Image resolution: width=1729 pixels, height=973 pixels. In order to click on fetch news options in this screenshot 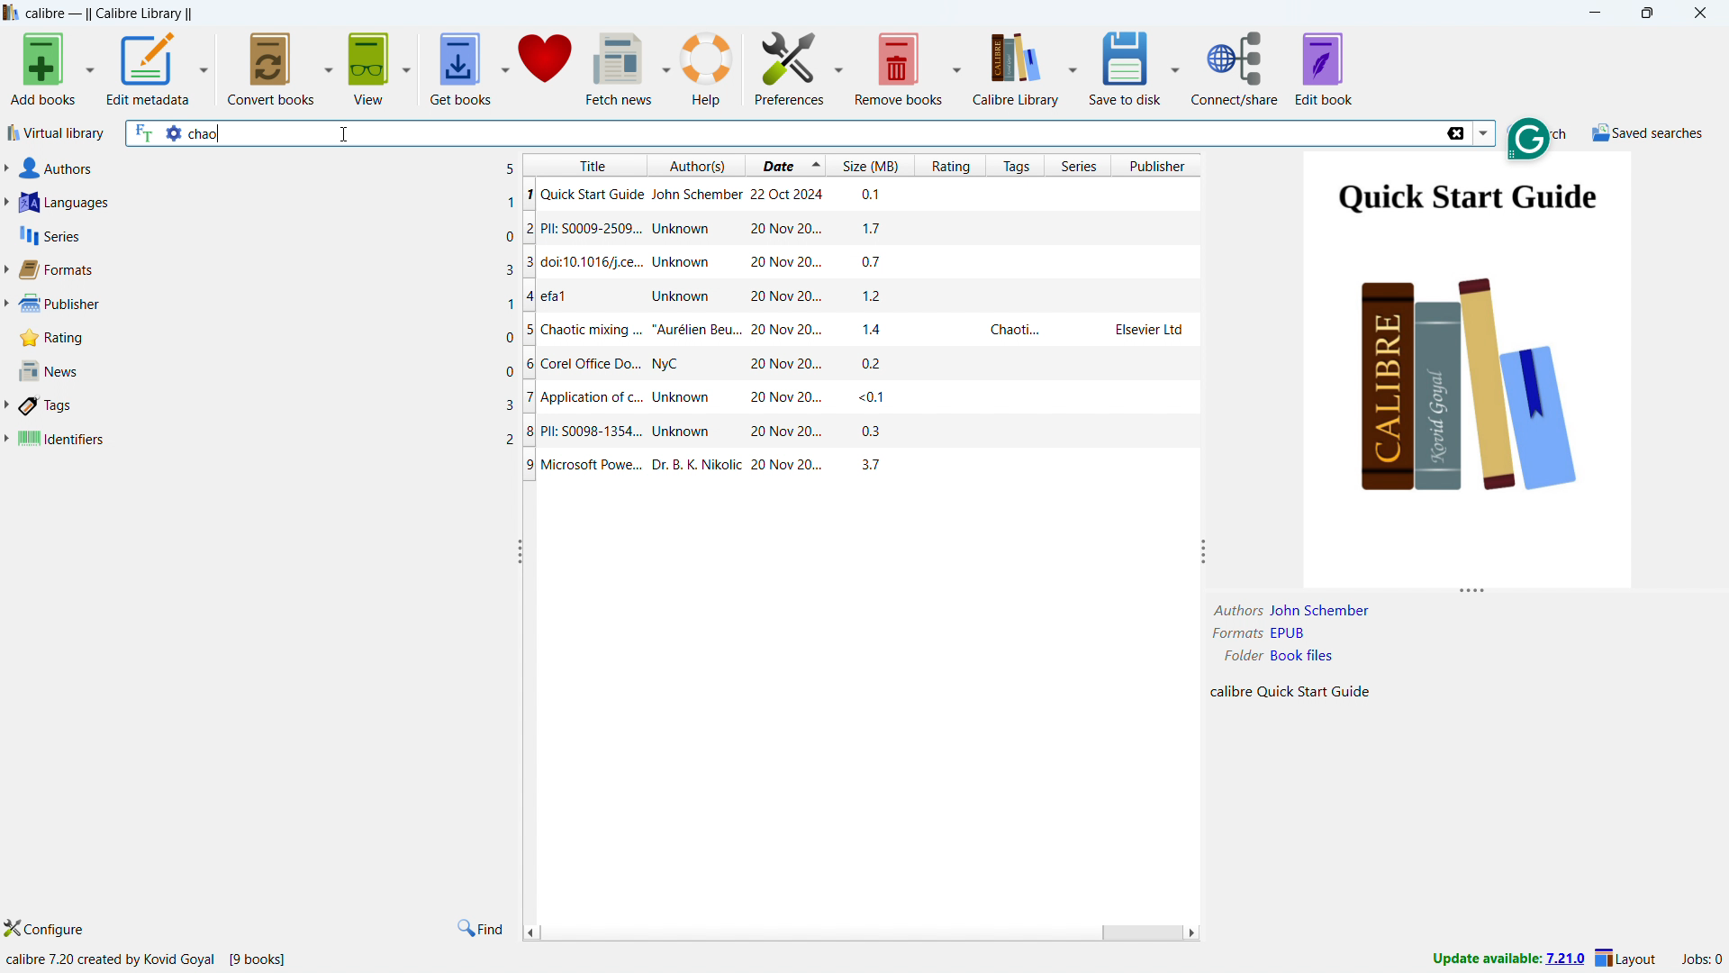, I will do `click(665, 67)`.